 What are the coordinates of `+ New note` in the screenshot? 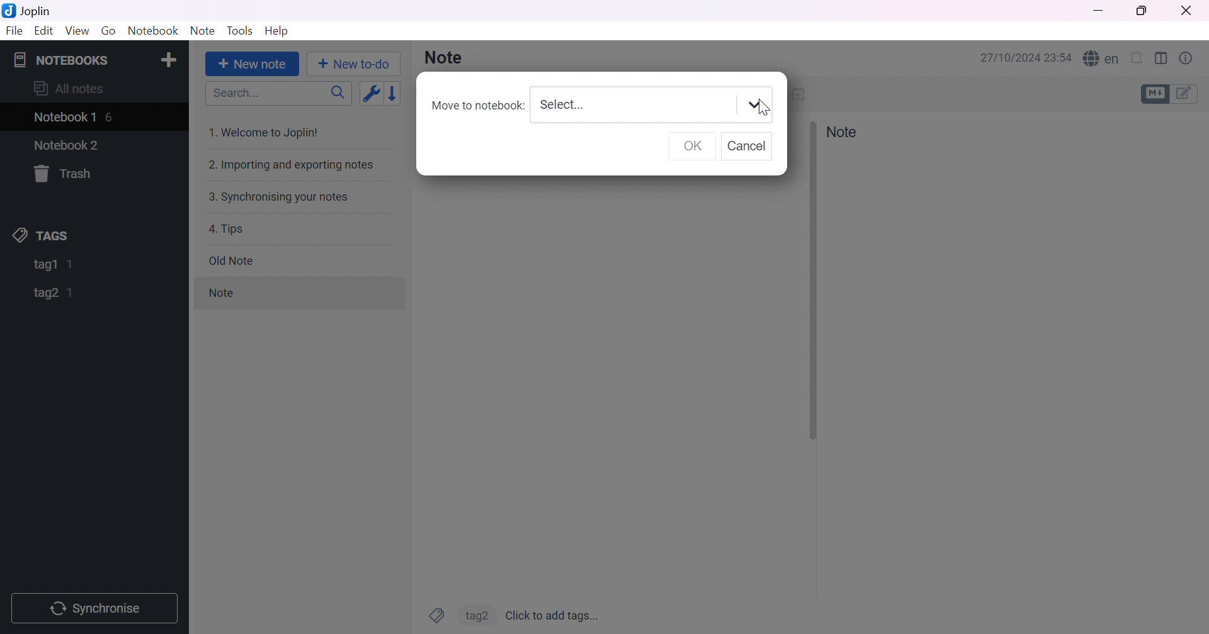 It's located at (252, 65).